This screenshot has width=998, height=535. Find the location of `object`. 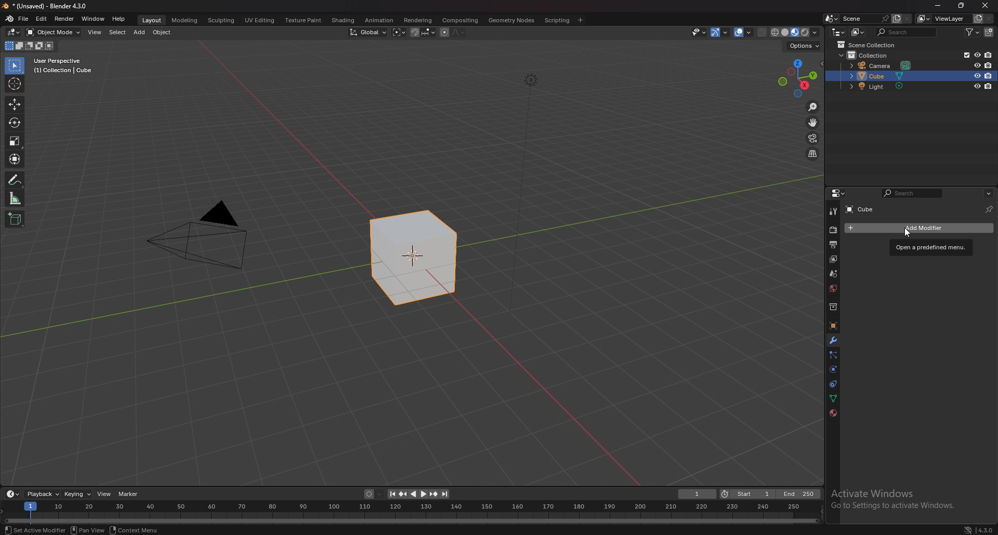

object is located at coordinates (833, 326).